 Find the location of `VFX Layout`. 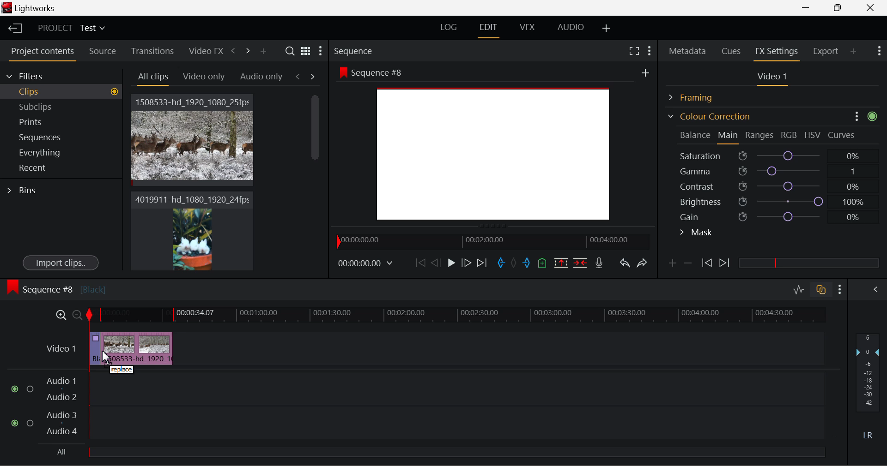

VFX Layout is located at coordinates (529, 28).